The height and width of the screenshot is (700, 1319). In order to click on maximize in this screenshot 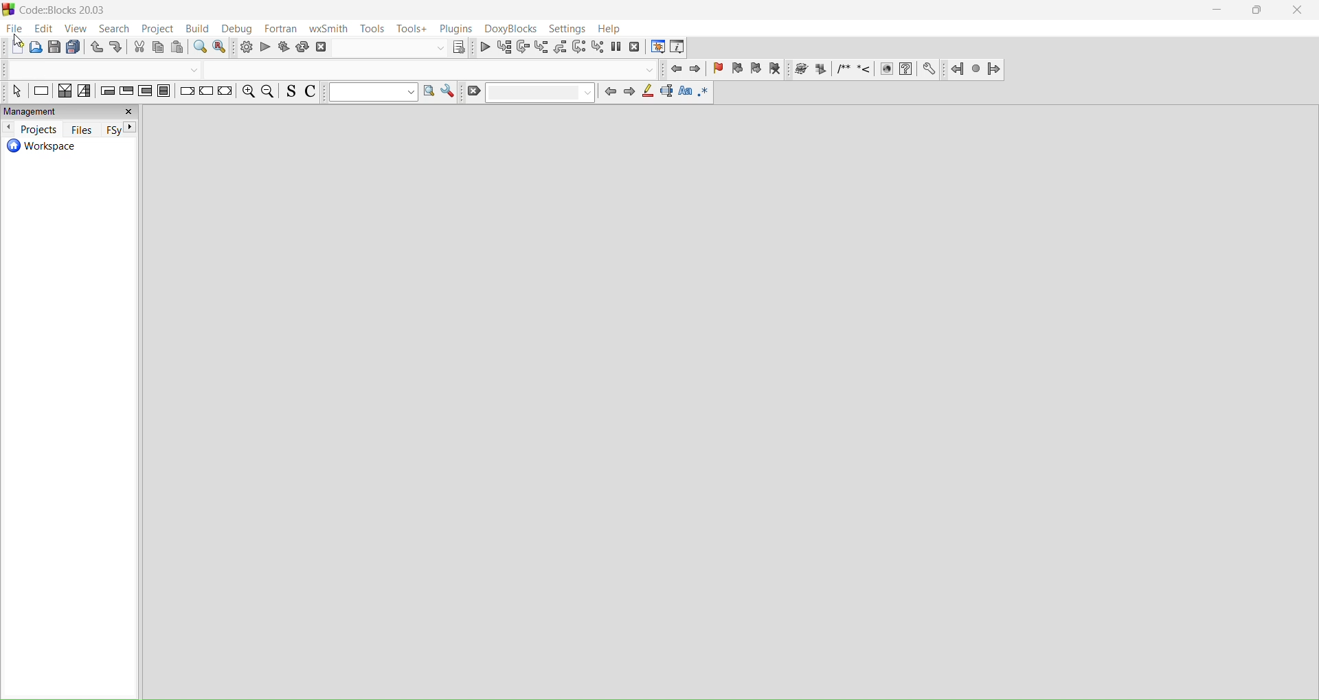, I will do `click(1257, 12)`.